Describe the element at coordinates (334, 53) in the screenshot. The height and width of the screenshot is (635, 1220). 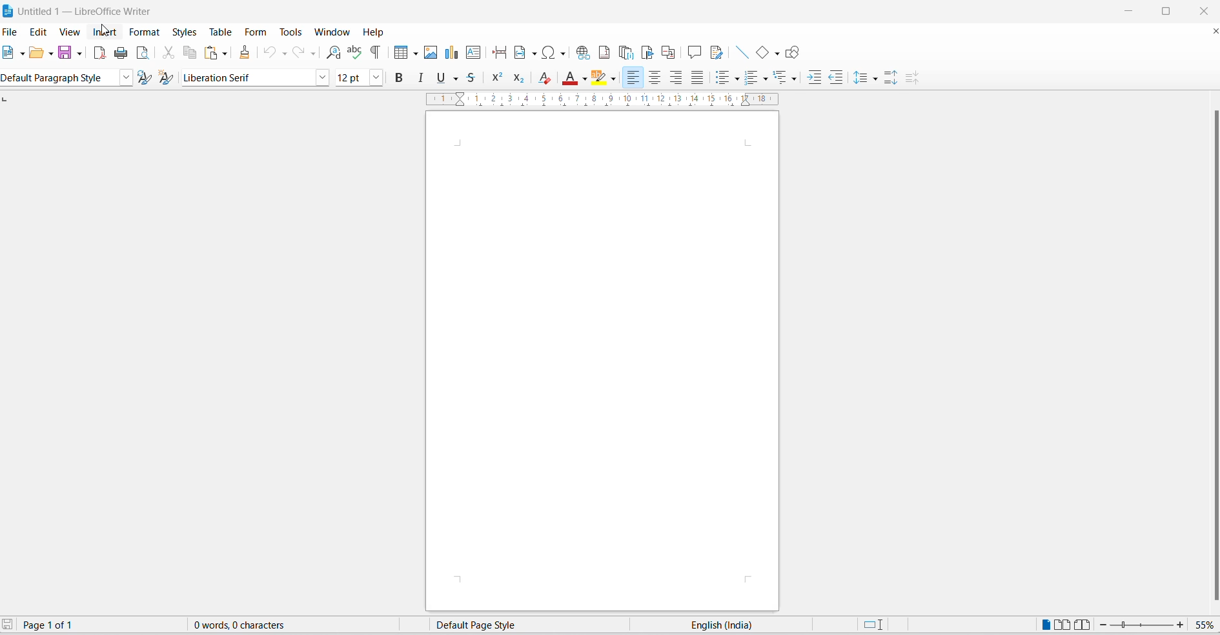
I see `find and replace` at that location.